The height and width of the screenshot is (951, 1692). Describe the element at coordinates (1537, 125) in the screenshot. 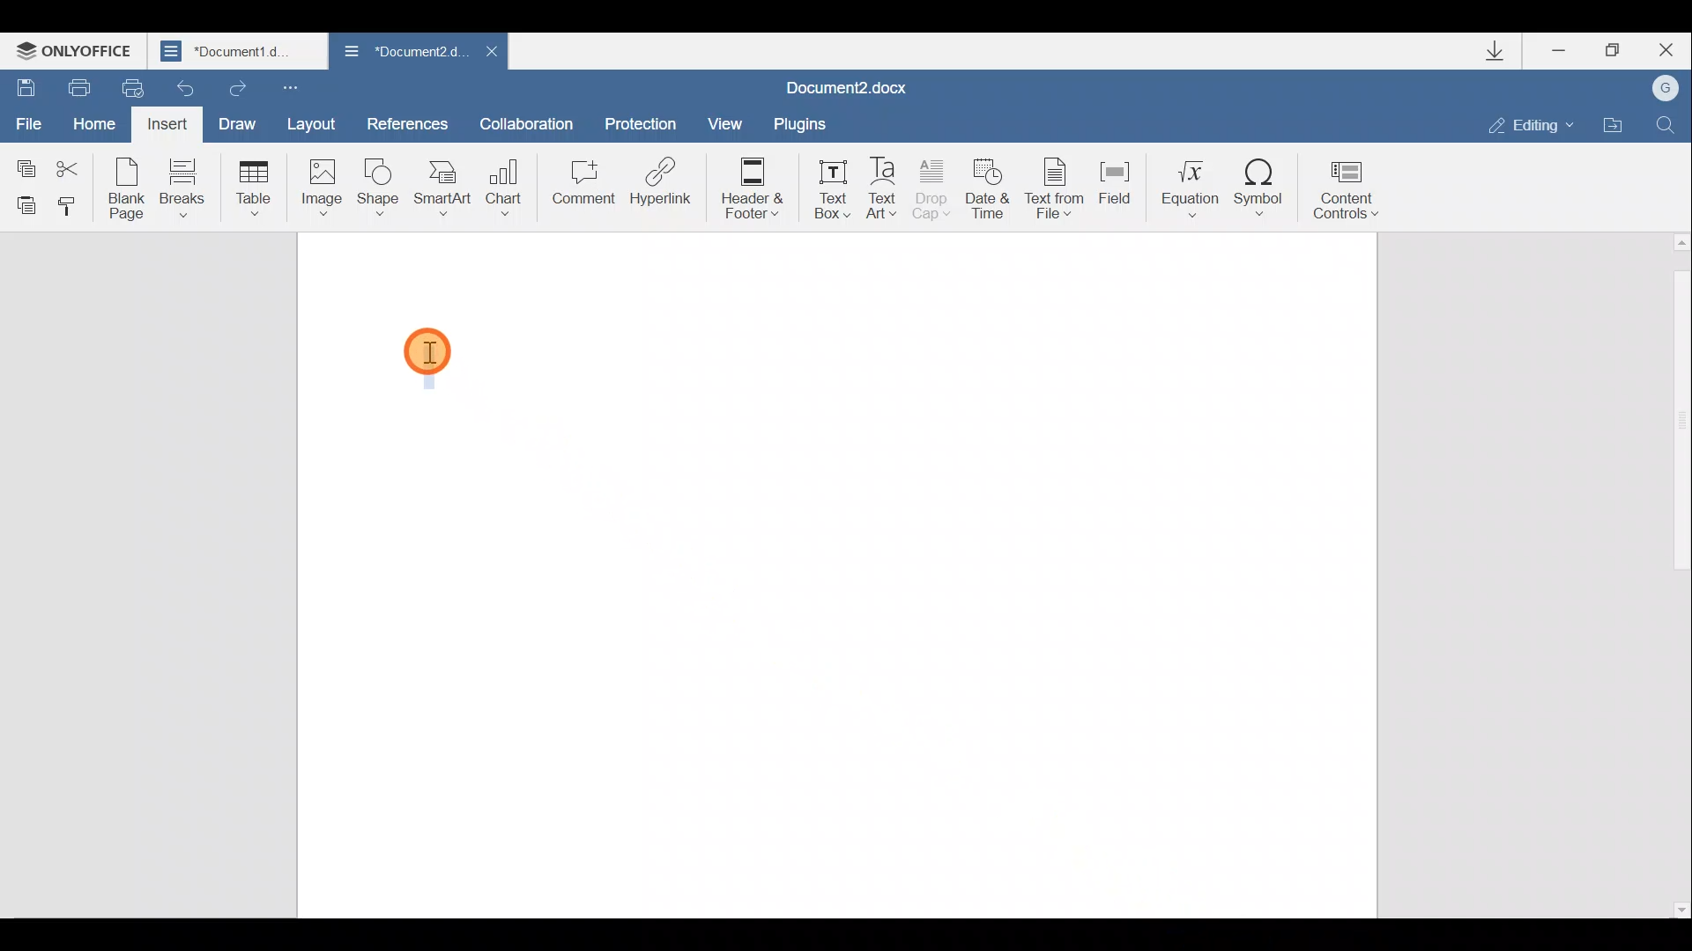

I see `Editing` at that location.